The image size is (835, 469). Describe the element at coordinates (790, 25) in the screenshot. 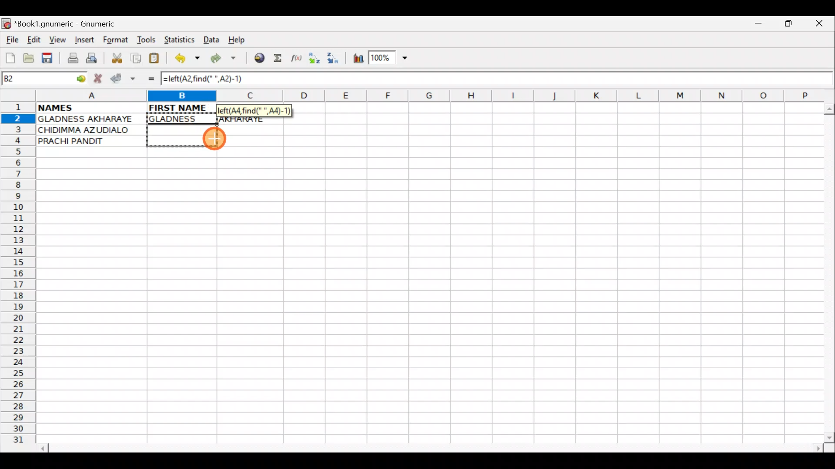

I see `Maximize` at that location.